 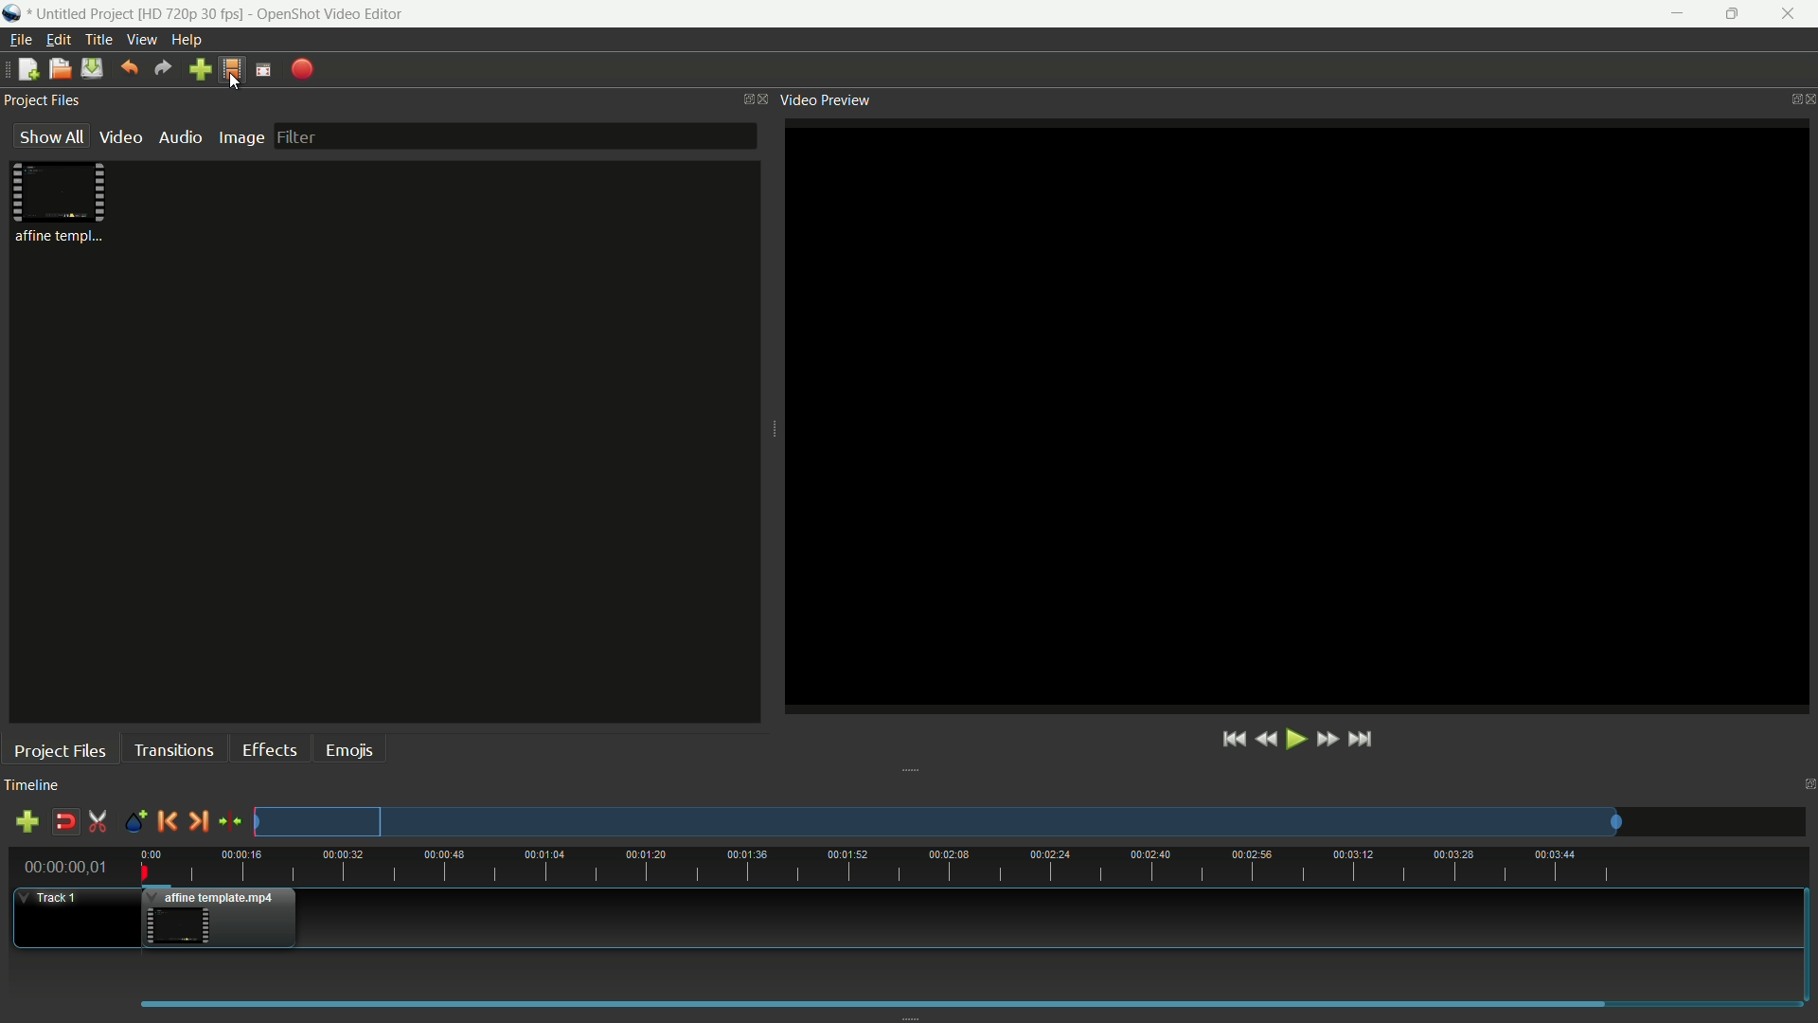 I want to click on track 1, so click(x=53, y=899).